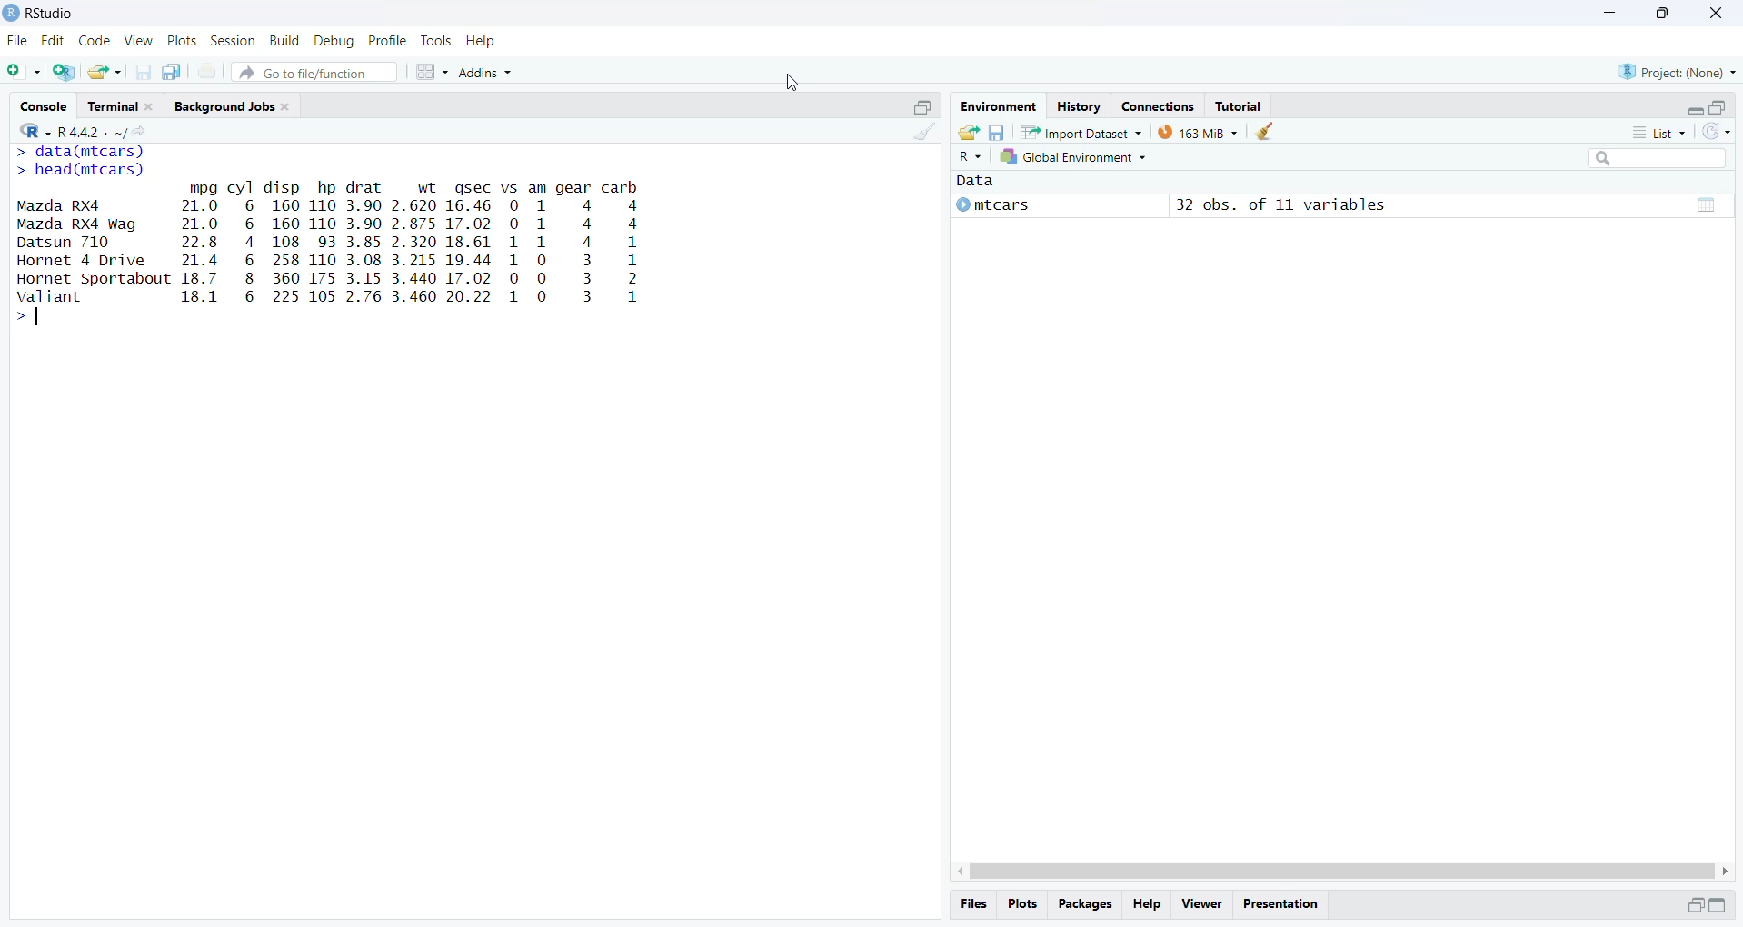 This screenshot has height=927, width=1743. Describe the element at coordinates (1146, 904) in the screenshot. I see `help` at that location.